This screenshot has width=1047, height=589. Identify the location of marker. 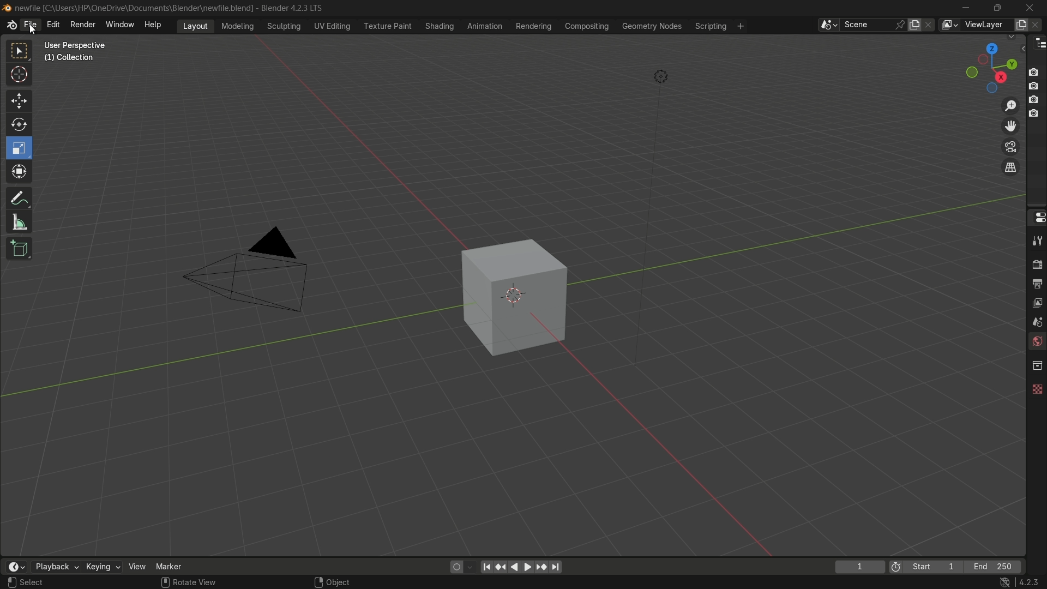
(177, 566).